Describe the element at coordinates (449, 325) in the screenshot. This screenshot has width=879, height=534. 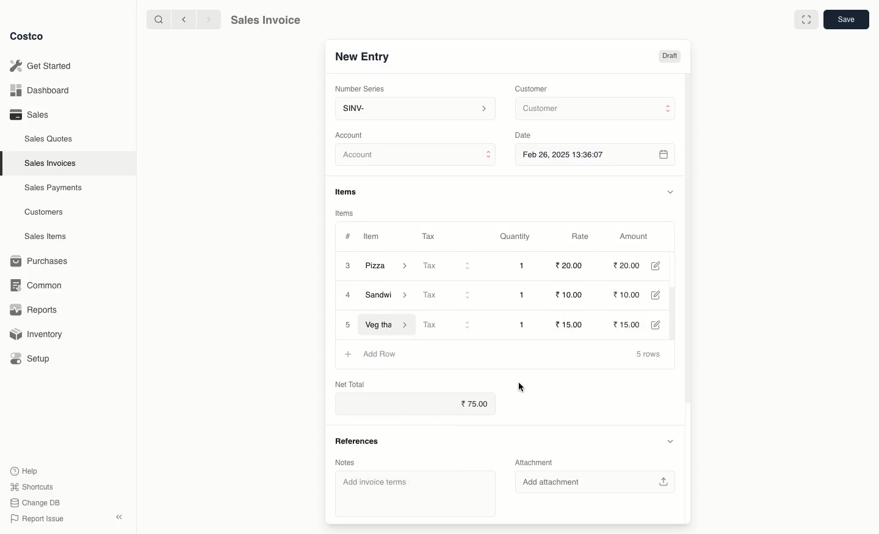
I see `Tax` at that location.